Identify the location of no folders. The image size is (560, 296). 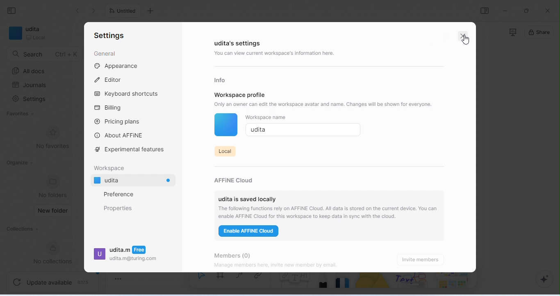
(54, 186).